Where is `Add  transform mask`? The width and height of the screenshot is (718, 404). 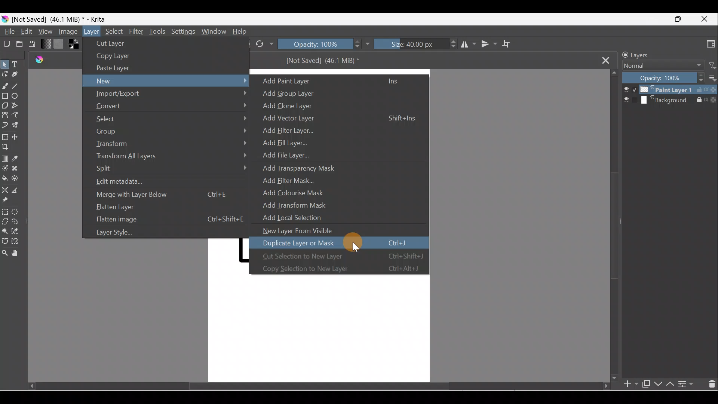
Add  transform mask is located at coordinates (300, 205).